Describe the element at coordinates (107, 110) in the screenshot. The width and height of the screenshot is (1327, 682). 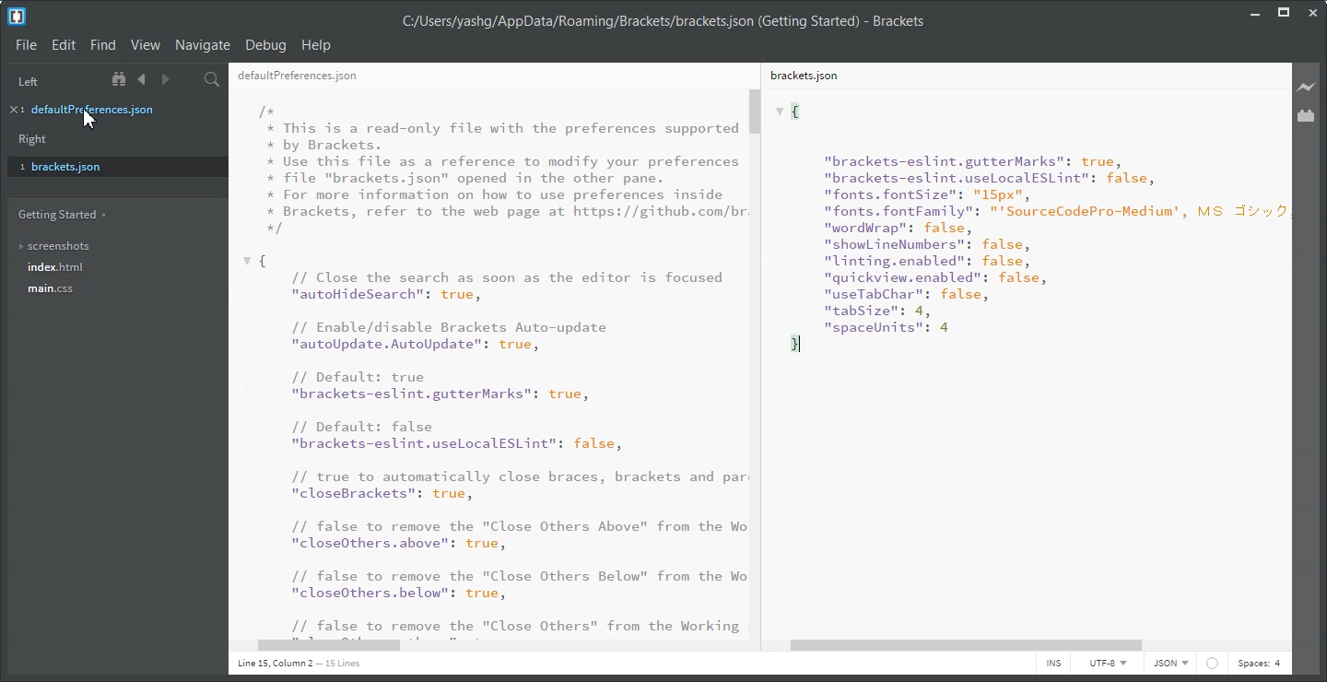
I see `defaultpreferences.json` at that location.